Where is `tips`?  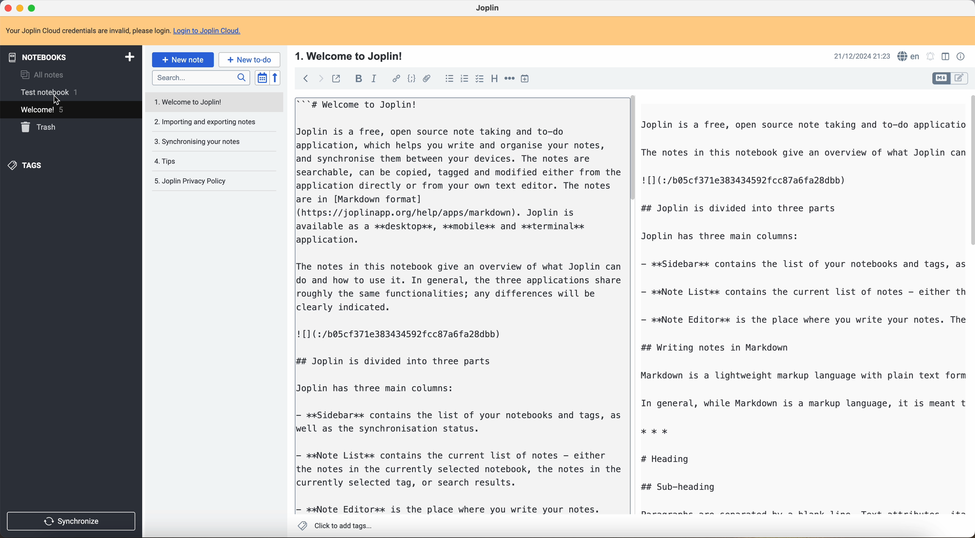
tips is located at coordinates (165, 161).